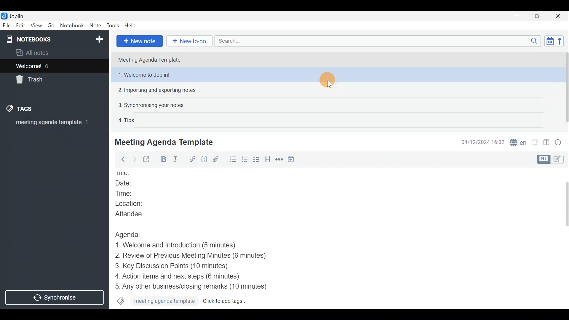 Image resolution: width=569 pixels, height=320 pixels. What do you see at coordinates (112, 25) in the screenshot?
I see `Tools` at bounding box center [112, 25].